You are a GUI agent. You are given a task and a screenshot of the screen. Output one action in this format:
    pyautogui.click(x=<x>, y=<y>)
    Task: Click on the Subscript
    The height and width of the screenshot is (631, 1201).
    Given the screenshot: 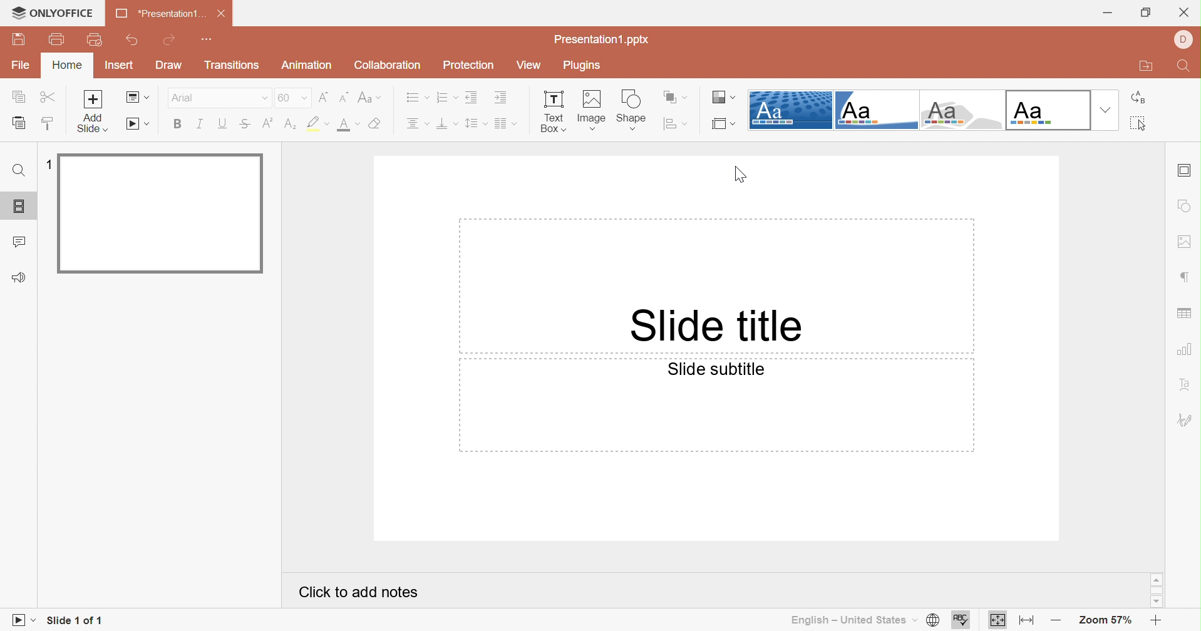 What is the action you would take?
    pyautogui.click(x=290, y=124)
    